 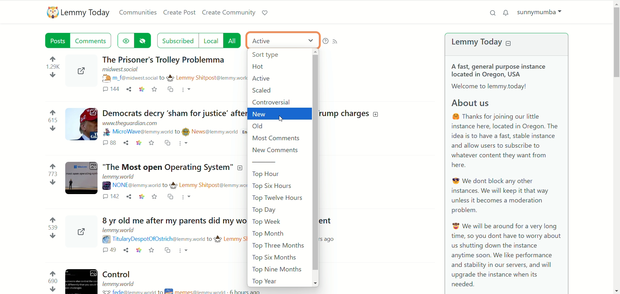 I want to click on Preview image, so click(x=80, y=180).